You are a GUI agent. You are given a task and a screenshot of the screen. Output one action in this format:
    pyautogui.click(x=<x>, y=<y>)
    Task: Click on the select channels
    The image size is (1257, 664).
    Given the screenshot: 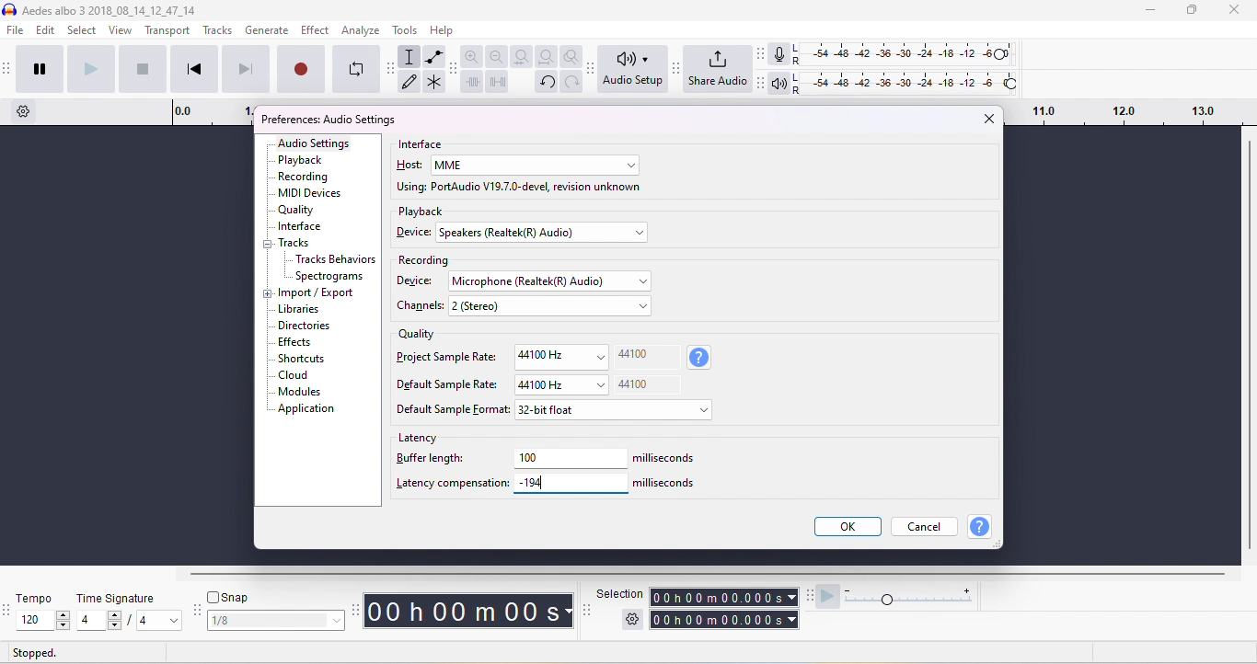 What is the action you would take?
    pyautogui.click(x=552, y=308)
    